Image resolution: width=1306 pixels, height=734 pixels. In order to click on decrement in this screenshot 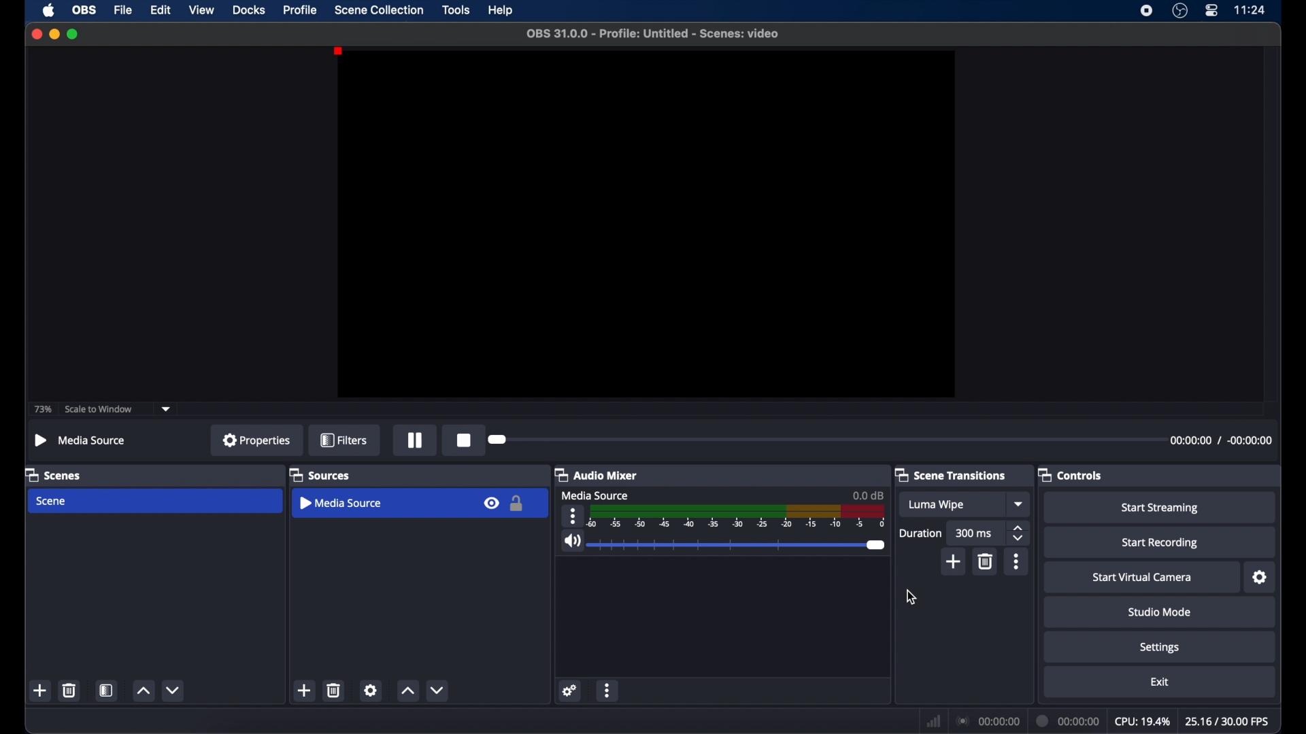, I will do `click(174, 690)`.